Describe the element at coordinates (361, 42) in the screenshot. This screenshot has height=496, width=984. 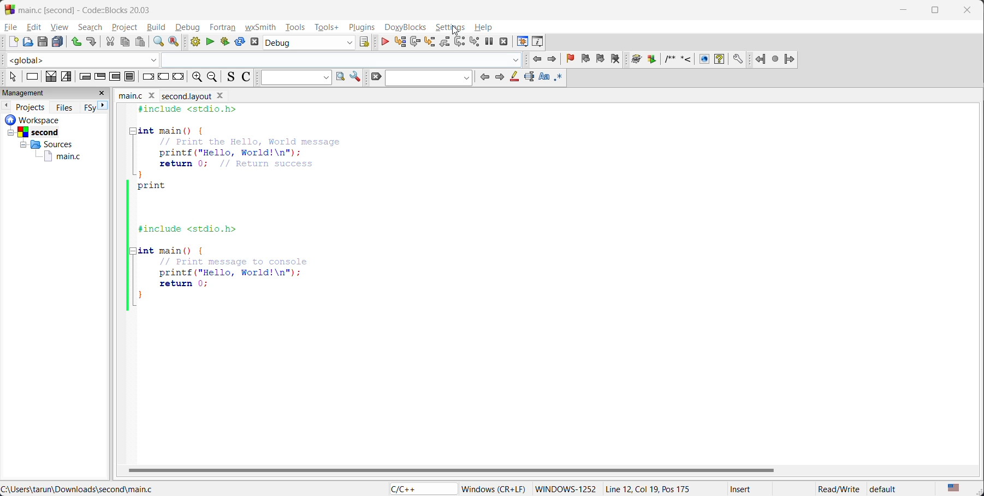
I see `show select target dialog` at that location.